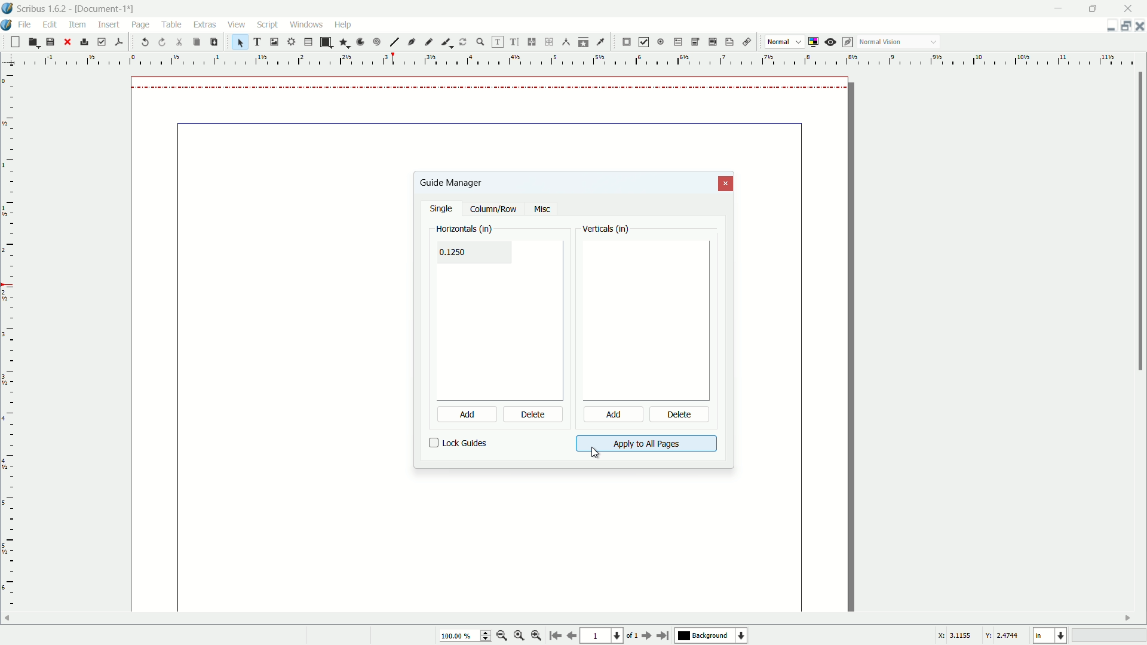  What do you see at coordinates (119, 41) in the screenshot?
I see `save as pdf` at bounding box center [119, 41].